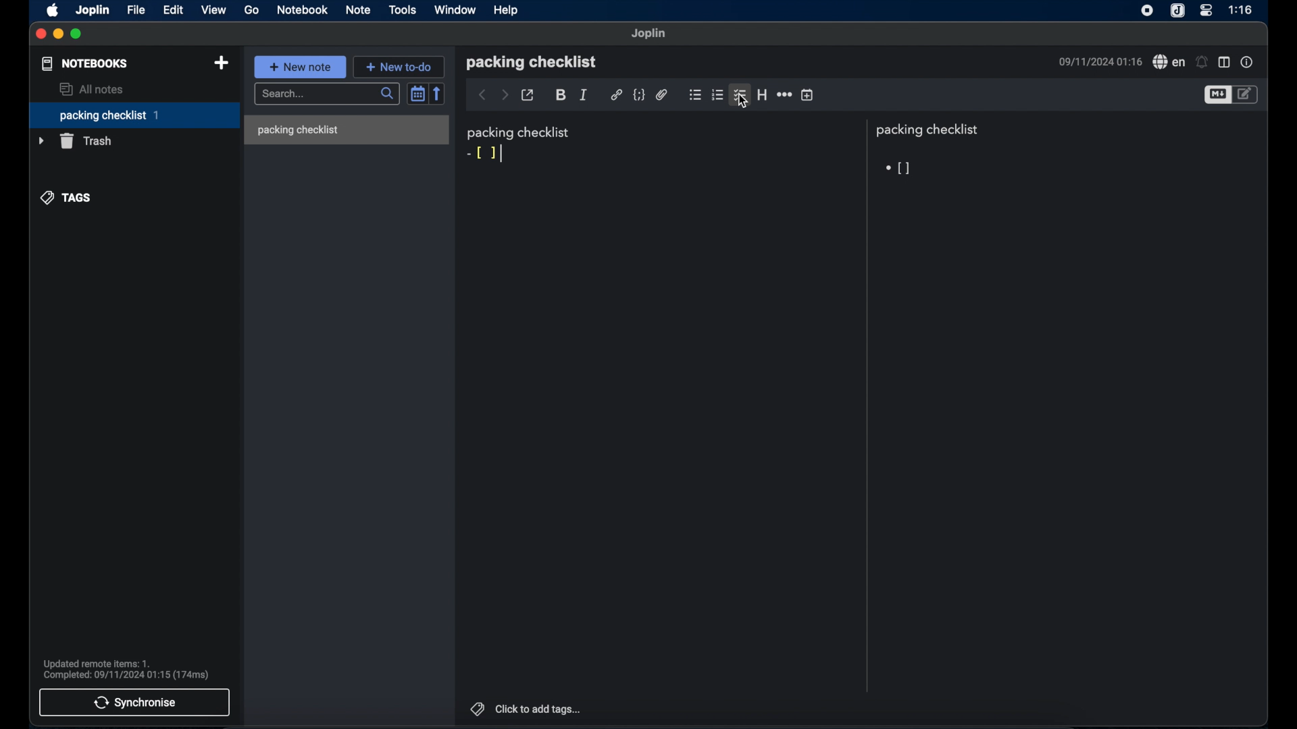 This screenshot has width=1297, height=729. I want to click on notebooks, so click(84, 63).